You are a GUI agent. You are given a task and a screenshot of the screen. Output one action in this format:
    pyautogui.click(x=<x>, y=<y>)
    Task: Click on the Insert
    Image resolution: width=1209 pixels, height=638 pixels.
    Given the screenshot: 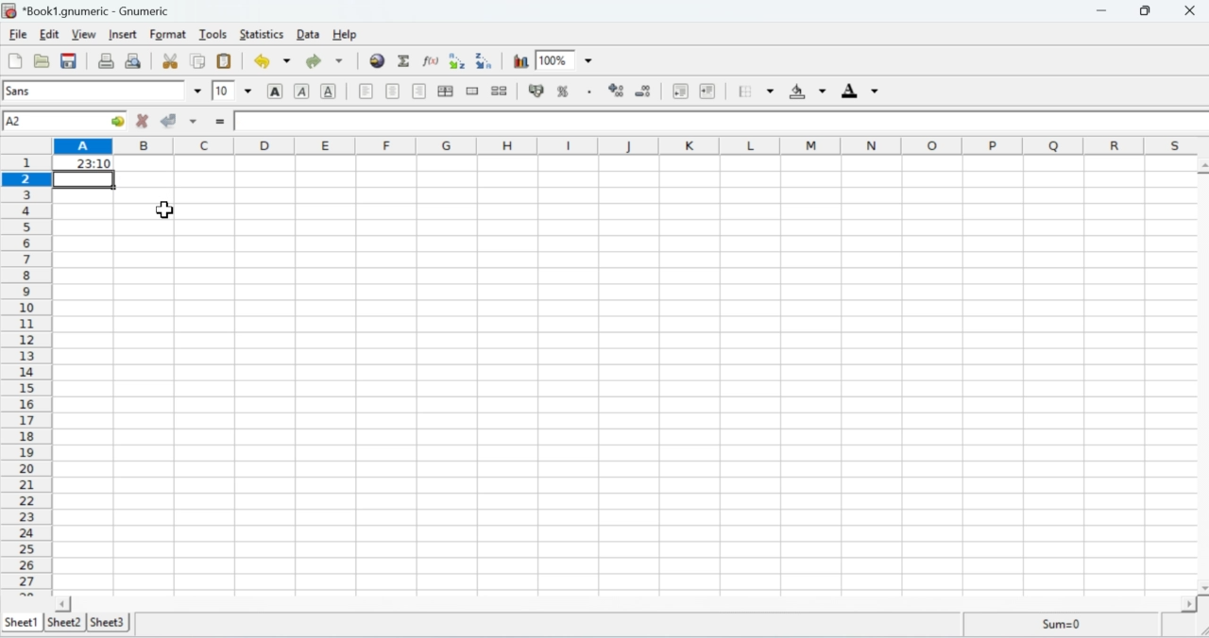 What is the action you would take?
    pyautogui.click(x=124, y=36)
    